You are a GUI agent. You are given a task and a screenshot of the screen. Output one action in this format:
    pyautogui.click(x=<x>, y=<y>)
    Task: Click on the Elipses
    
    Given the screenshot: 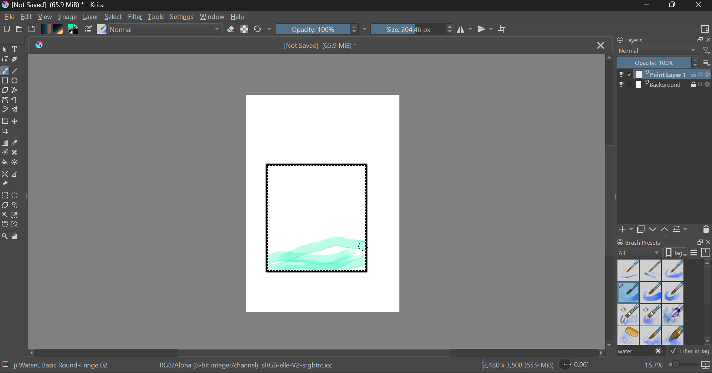 What is the action you would take?
    pyautogui.click(x=16, y=81)
    